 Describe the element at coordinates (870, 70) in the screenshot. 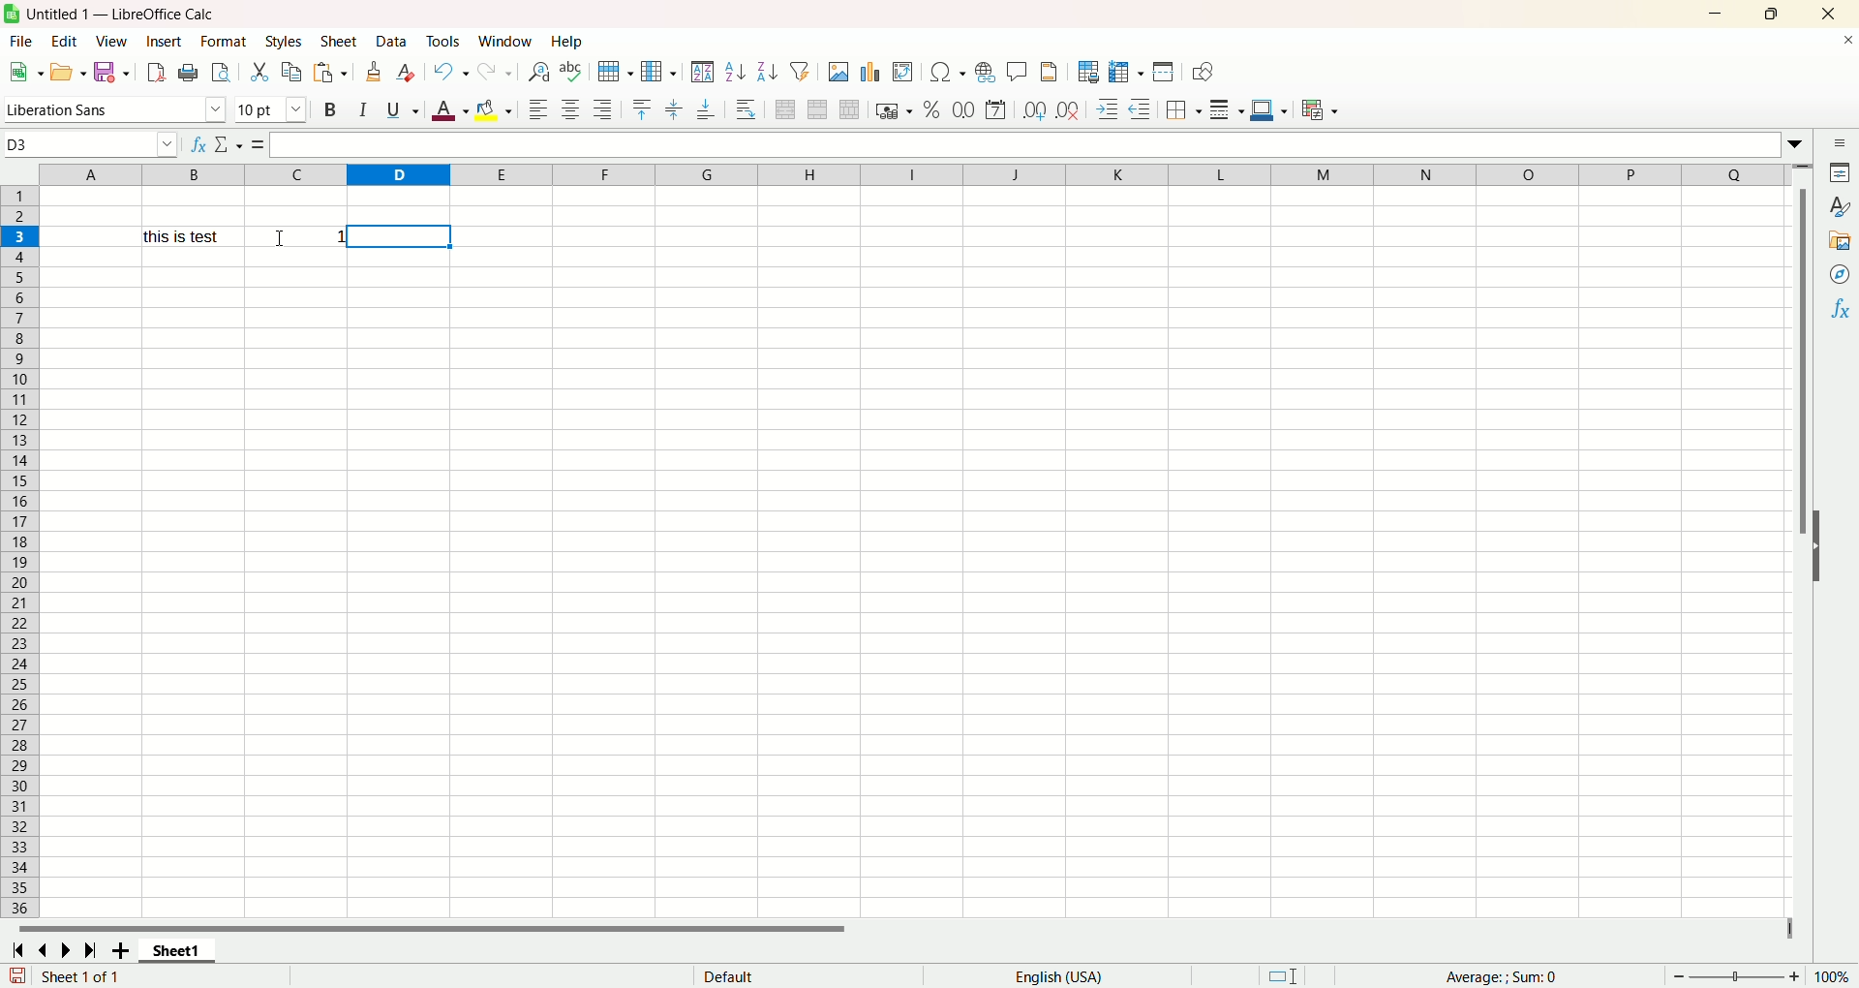

I see `chart` at that location.